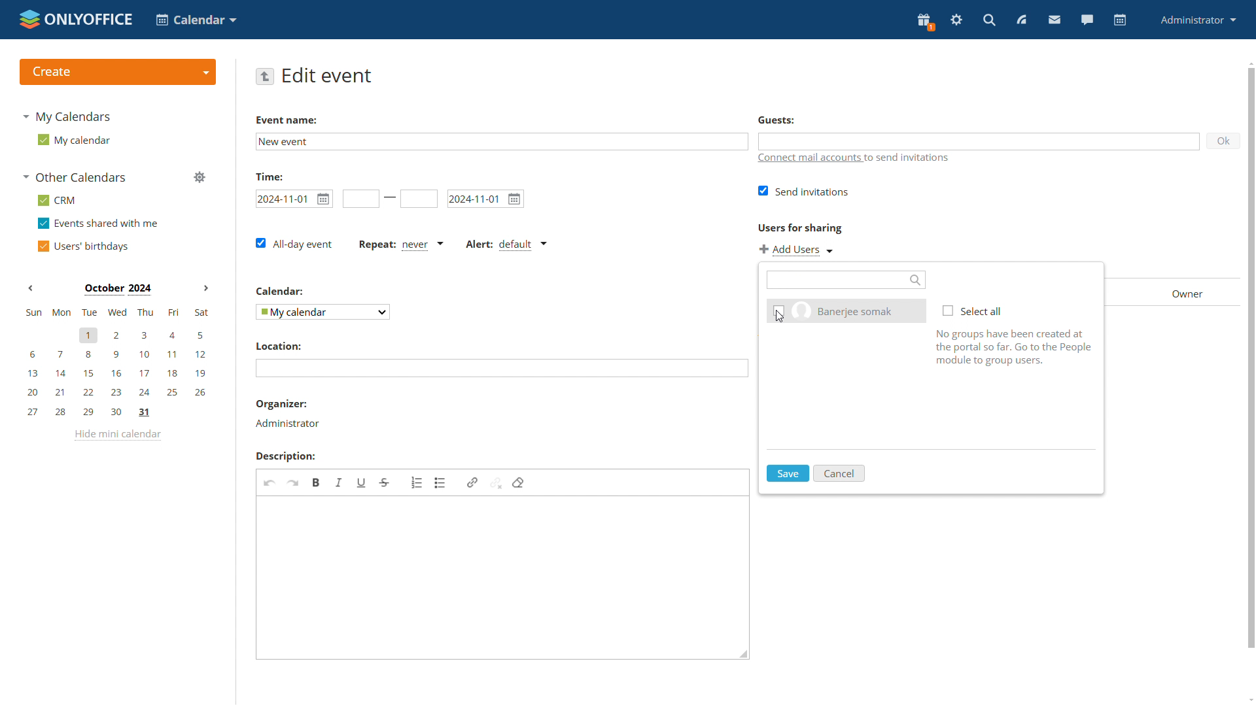 This screenshot has width=1256, height=706. What do you see at coordinates (979, 141) in the screenshot?
I see `guests` at bounding box center [979, 141].